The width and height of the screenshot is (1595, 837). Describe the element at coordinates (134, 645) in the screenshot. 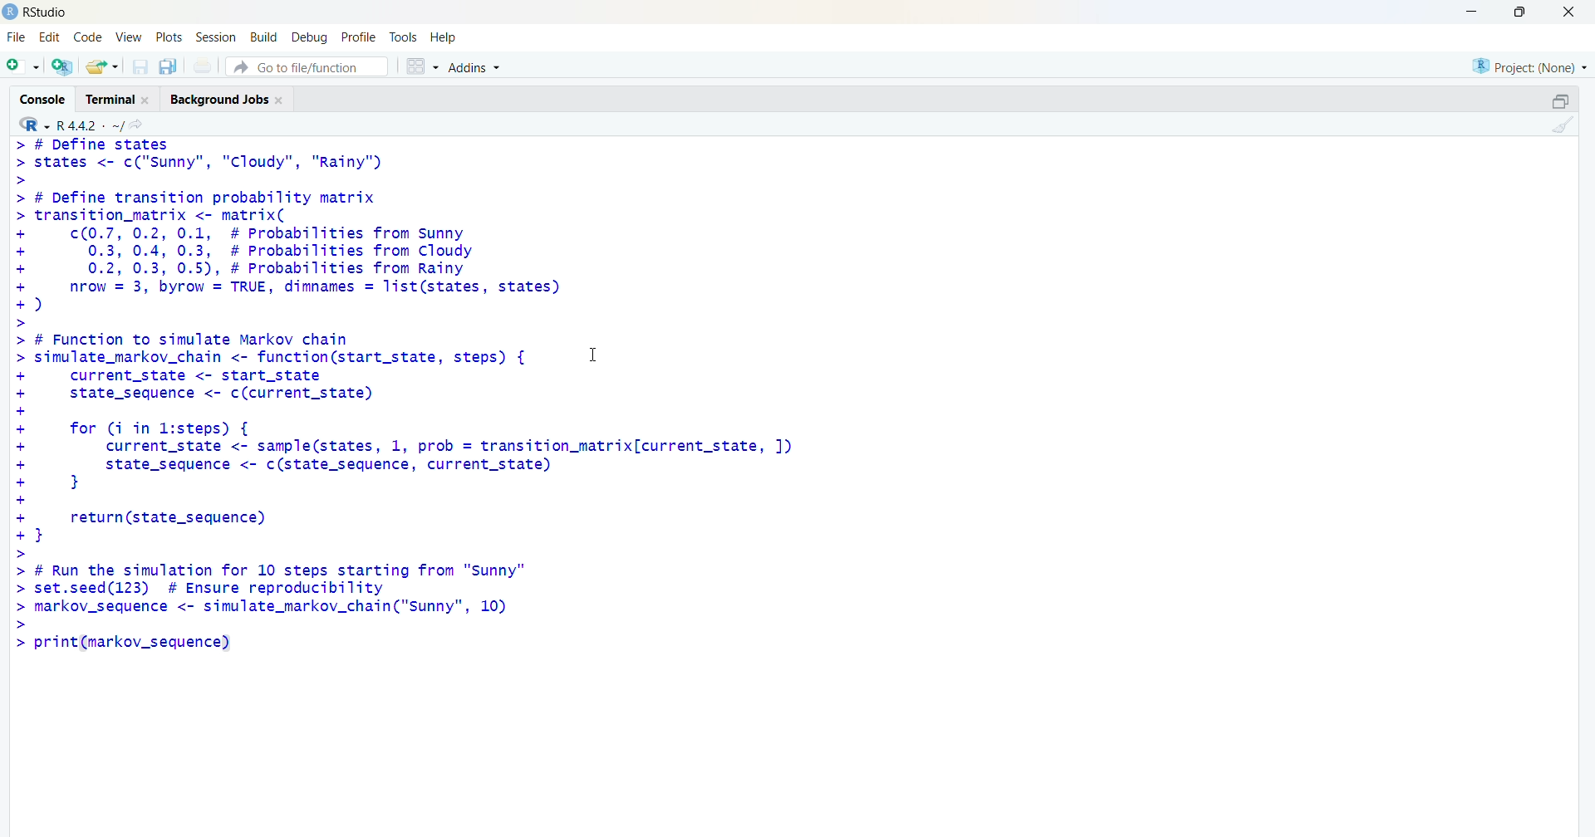

I see `> print(markov_sequence)` at that location.